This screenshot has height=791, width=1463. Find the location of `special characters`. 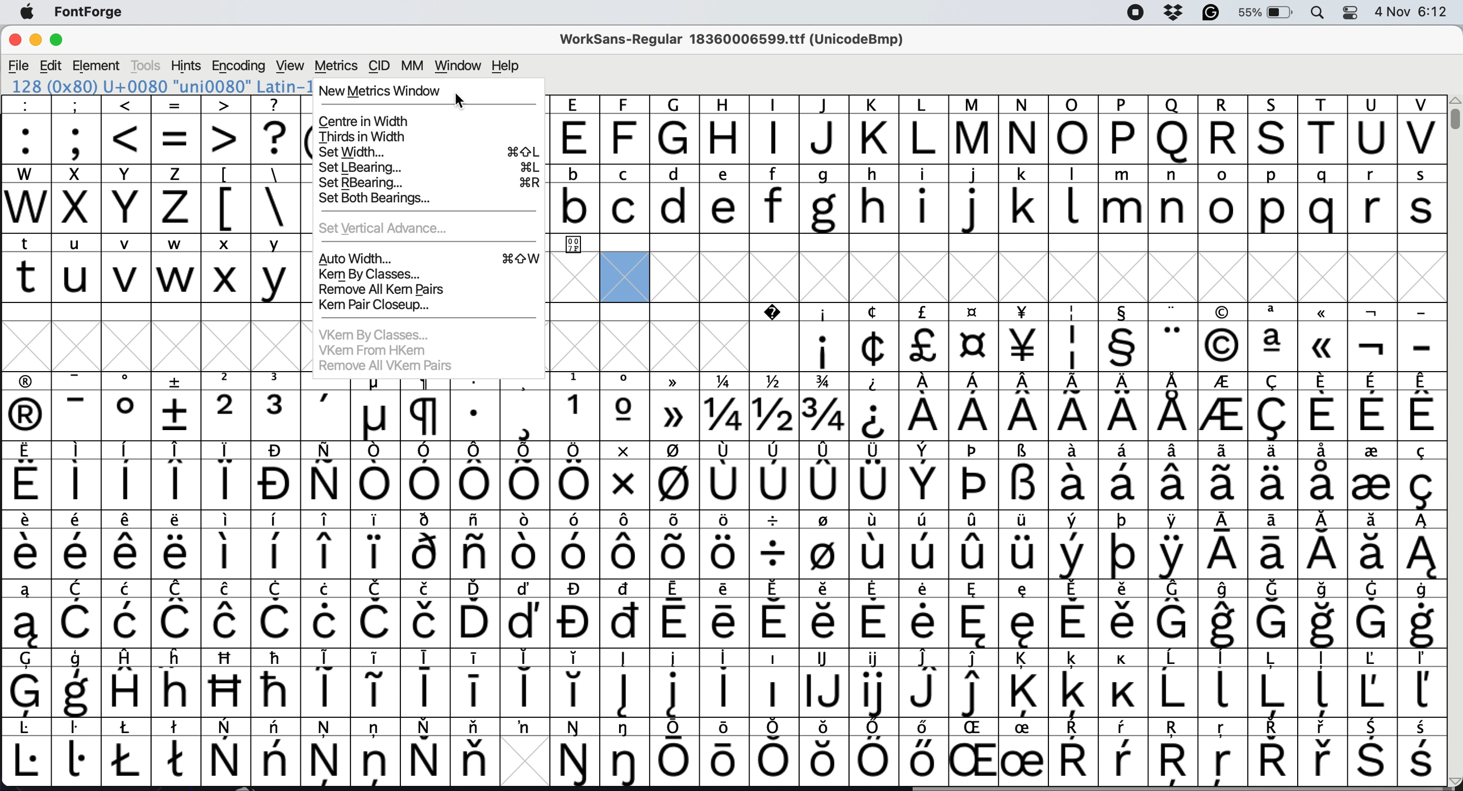

special characters is located at coordinates (722, 726).